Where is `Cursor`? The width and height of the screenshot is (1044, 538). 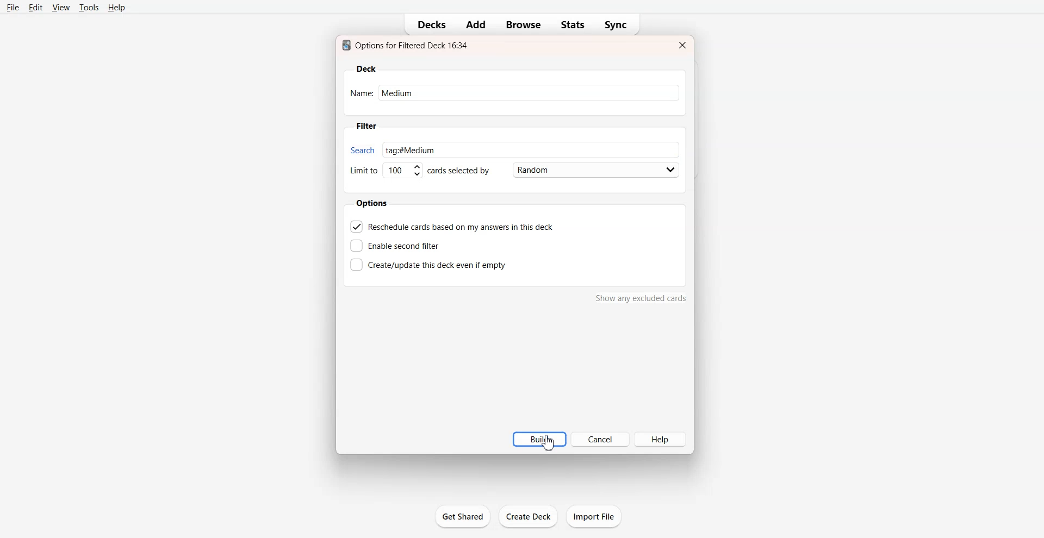 Cursor is located at coordinates (548, 442).